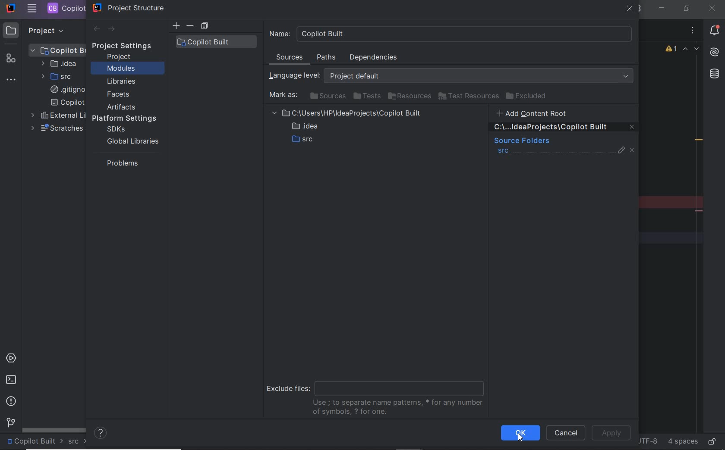 Image resolution: width=725 pixels, height=450 pixels. Describe the element at coordinates (662, 8) in the screenshot. I see `minimize` at that location.